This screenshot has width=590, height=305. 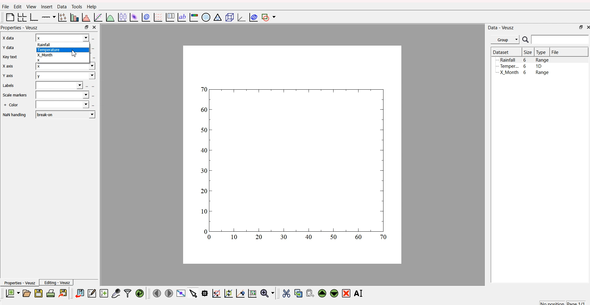 What do you see at coordinates (8, 76) in the screenshot?
I see `Y axis` at bounding box center [8, 76].